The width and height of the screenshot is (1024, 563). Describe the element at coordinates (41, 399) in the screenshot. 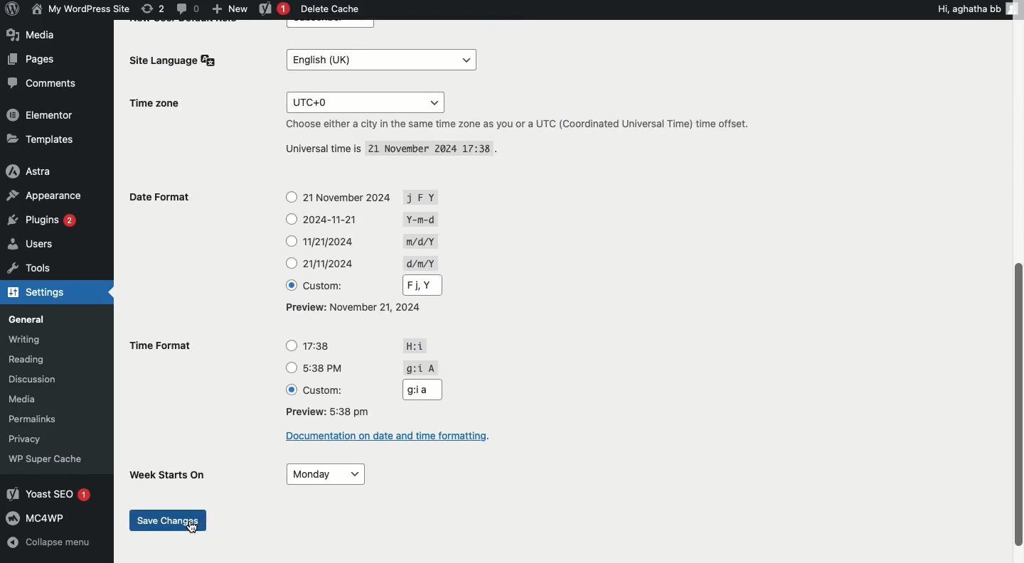

I see `Media` at that location.